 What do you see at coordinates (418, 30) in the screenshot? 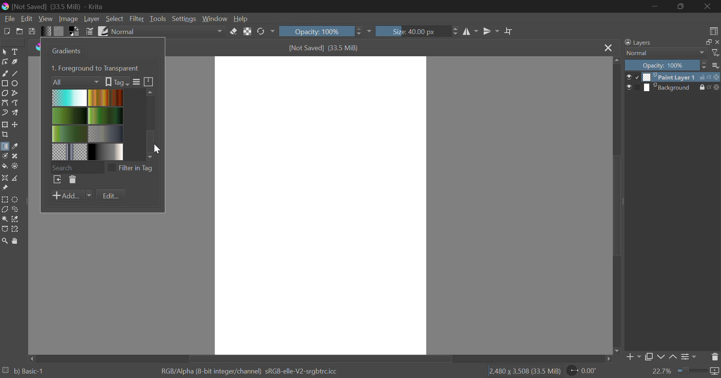
I see `Size: 40.00 px` at bounding box center [418, 30].